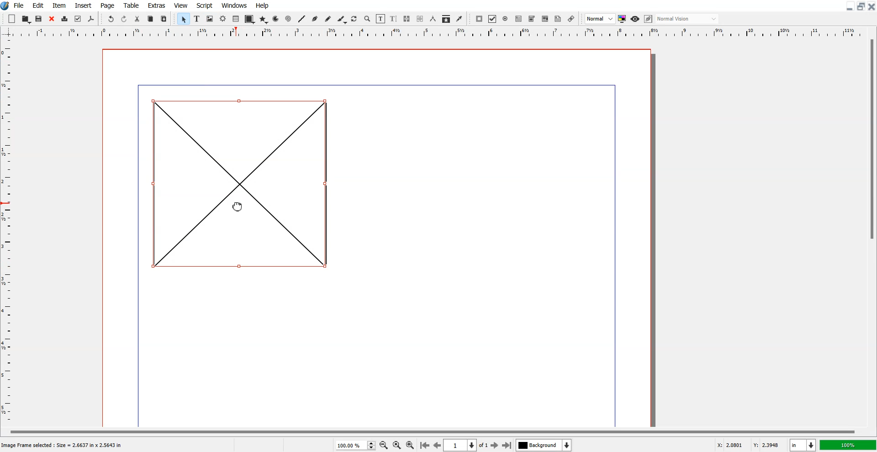  I want to click on Redo, so click(124, 18).